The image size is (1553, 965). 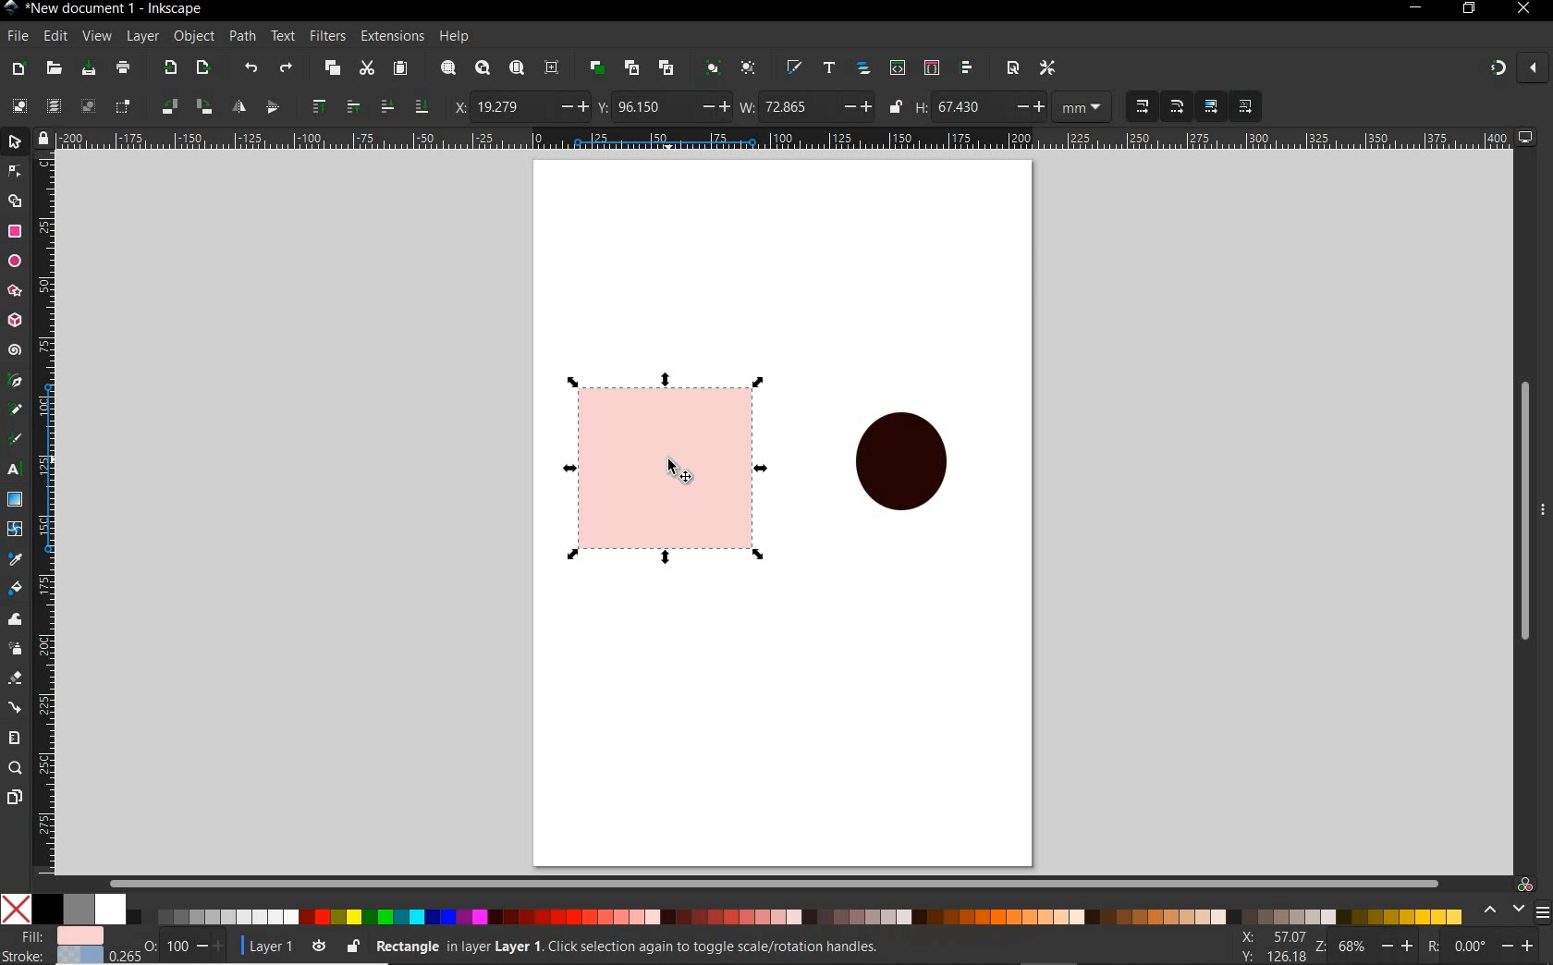 I want to click on zoom, so click(x=1374, y=948).